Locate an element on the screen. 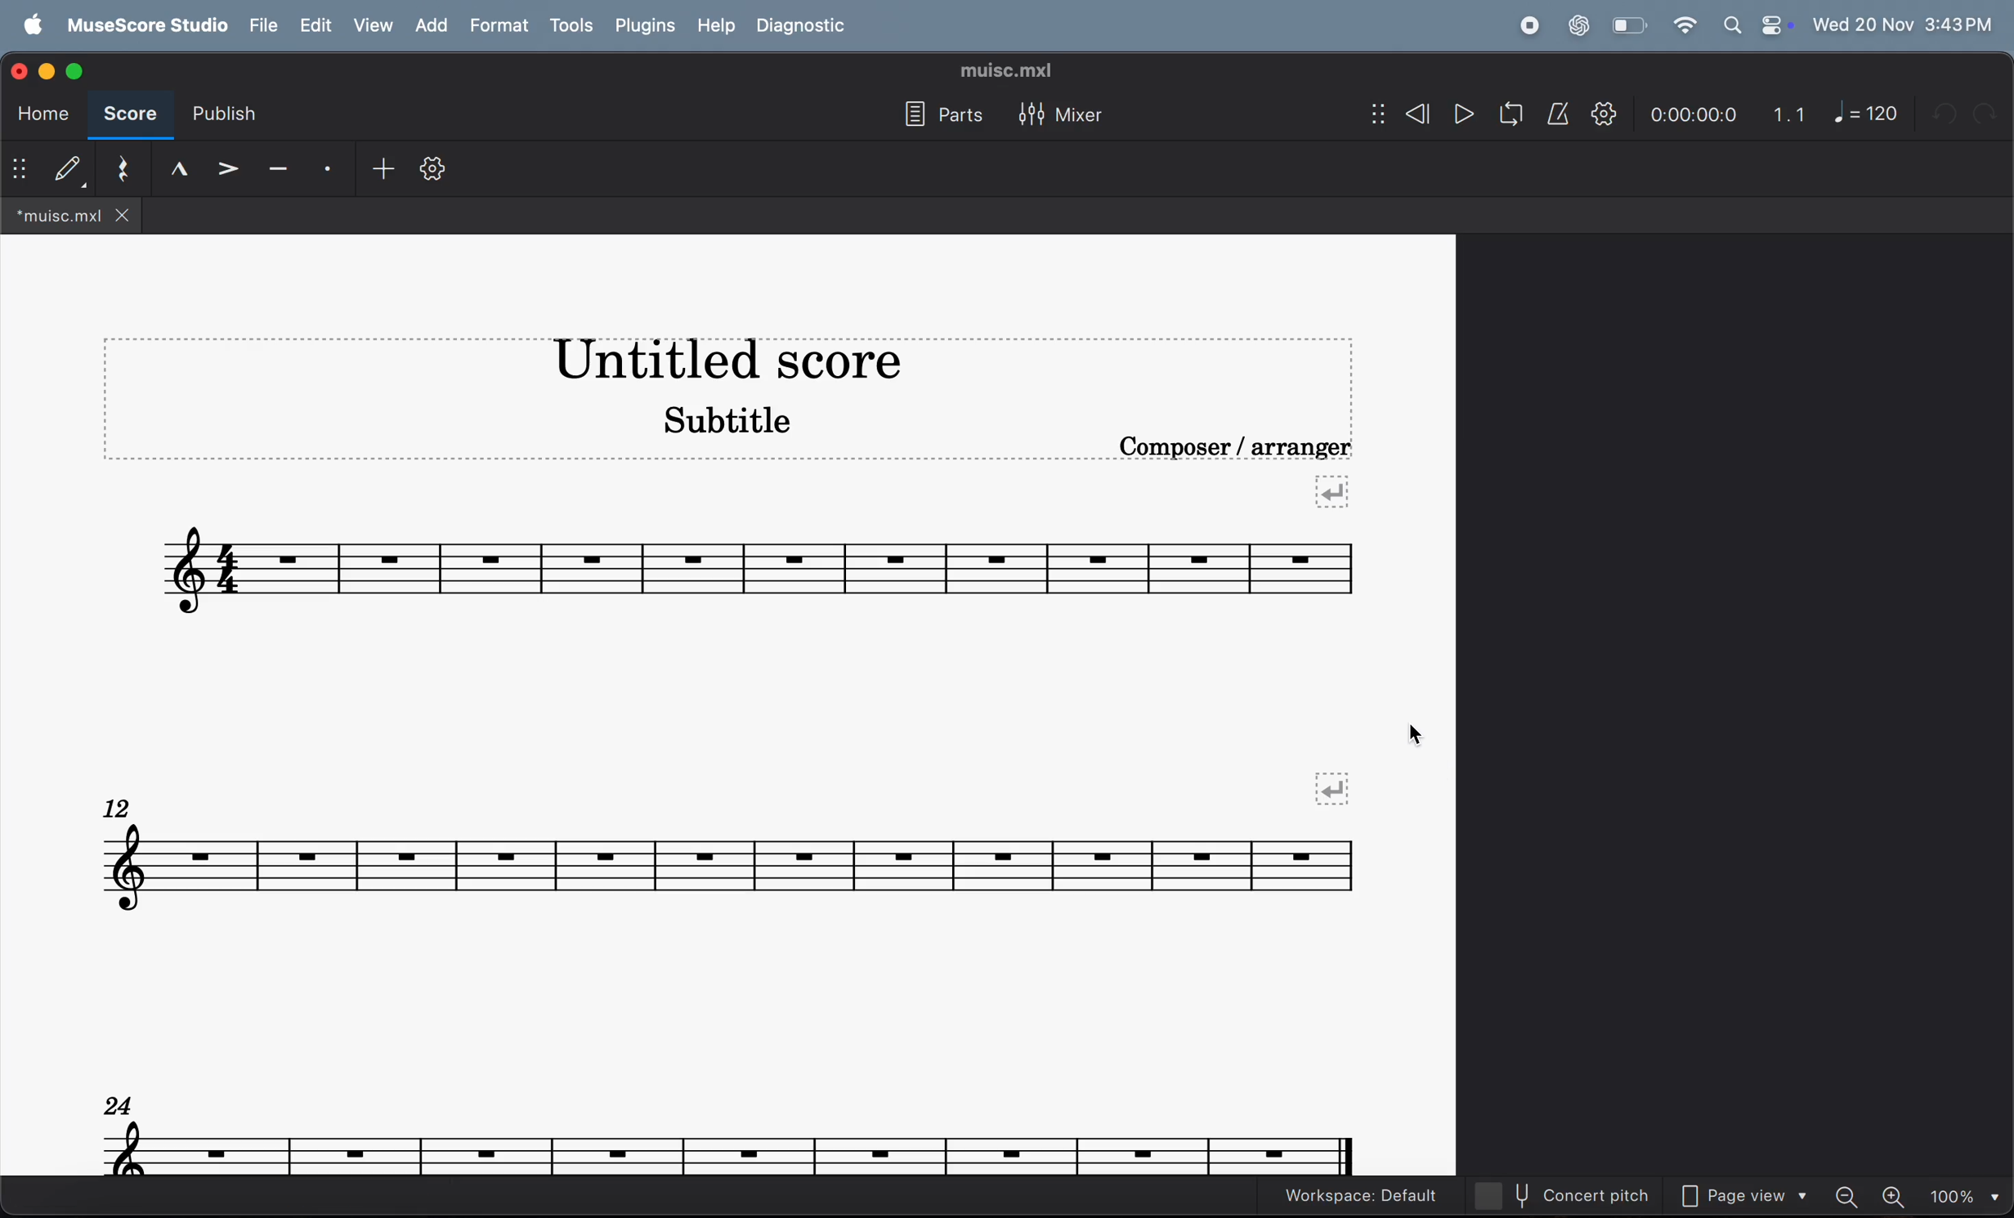 Image resolution: width=2014 pixels, height=1218 pixels. toolbar setting is located at coordinates (436, 172).